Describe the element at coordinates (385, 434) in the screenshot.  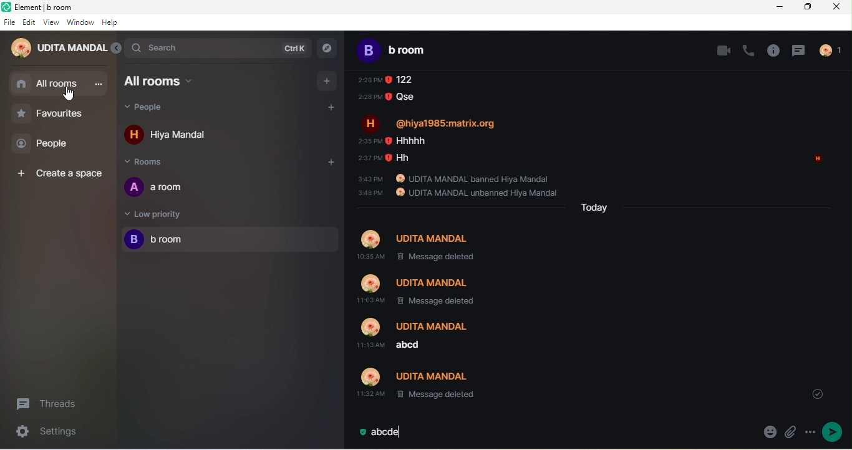
I see `abcde` at that location.